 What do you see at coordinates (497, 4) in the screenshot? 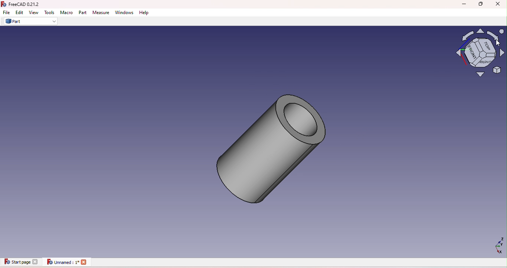
I see `Close` at bounding box center [497, 4].